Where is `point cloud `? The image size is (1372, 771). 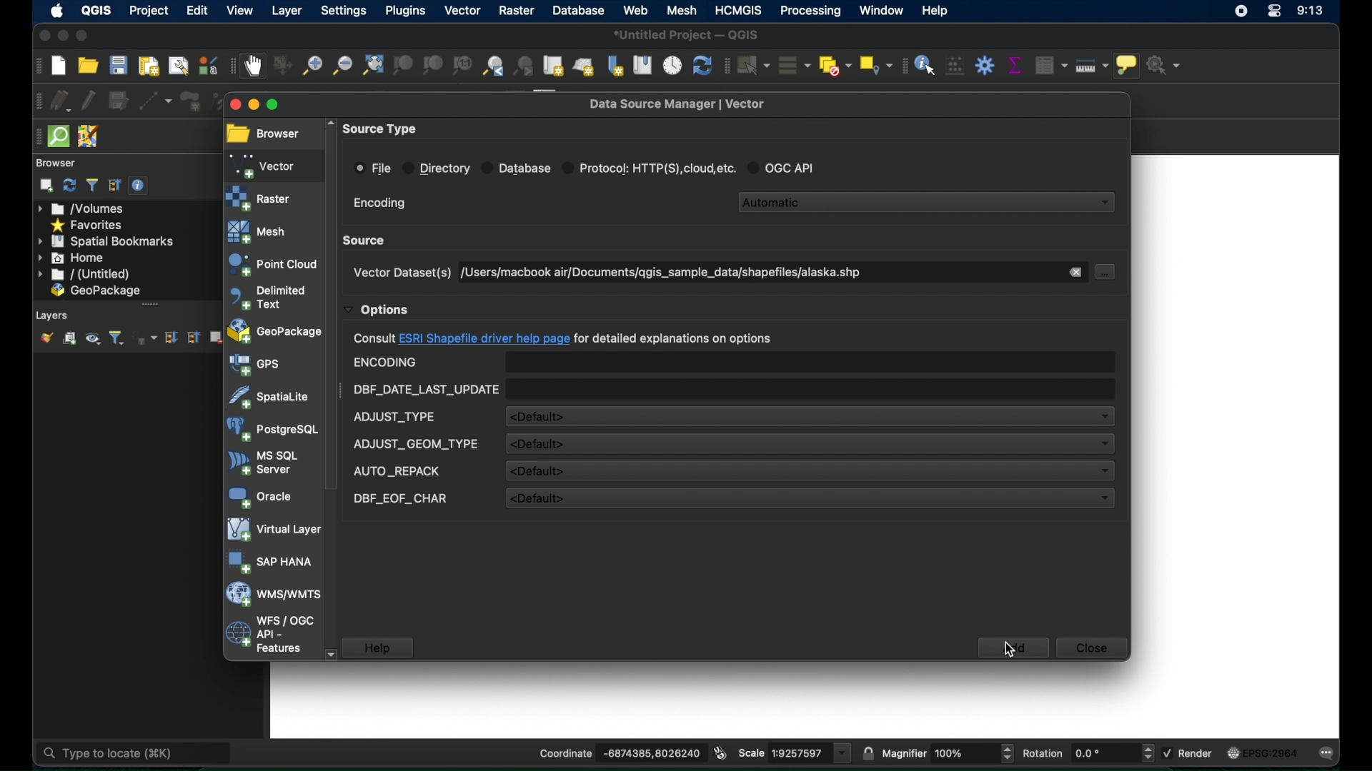
point cloud  is located at coordinates (272, 264).